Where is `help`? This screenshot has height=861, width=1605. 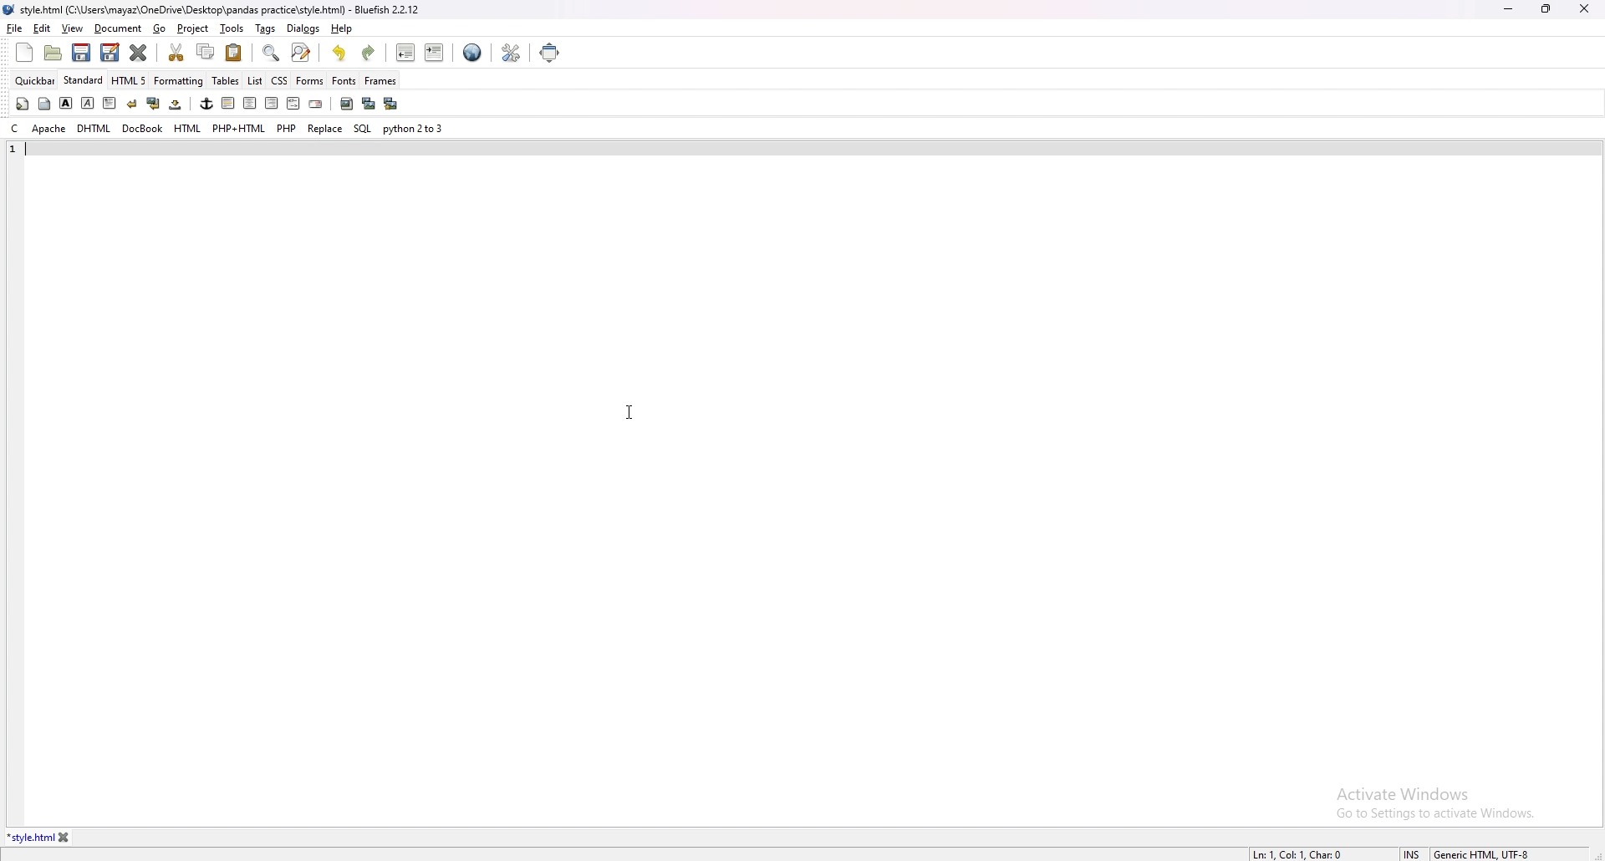 help is located at coordinates (340, 28).